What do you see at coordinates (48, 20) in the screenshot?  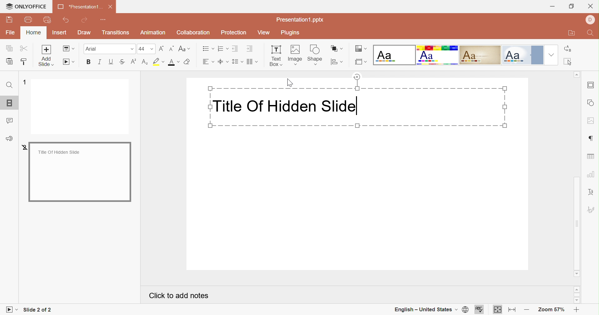 I see `Quick print` at bounding box center [48, 20].